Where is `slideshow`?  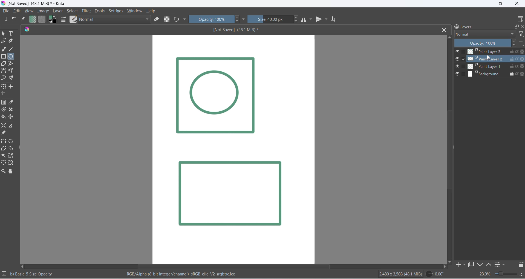
slideshow is located at coordinates (522, 275).